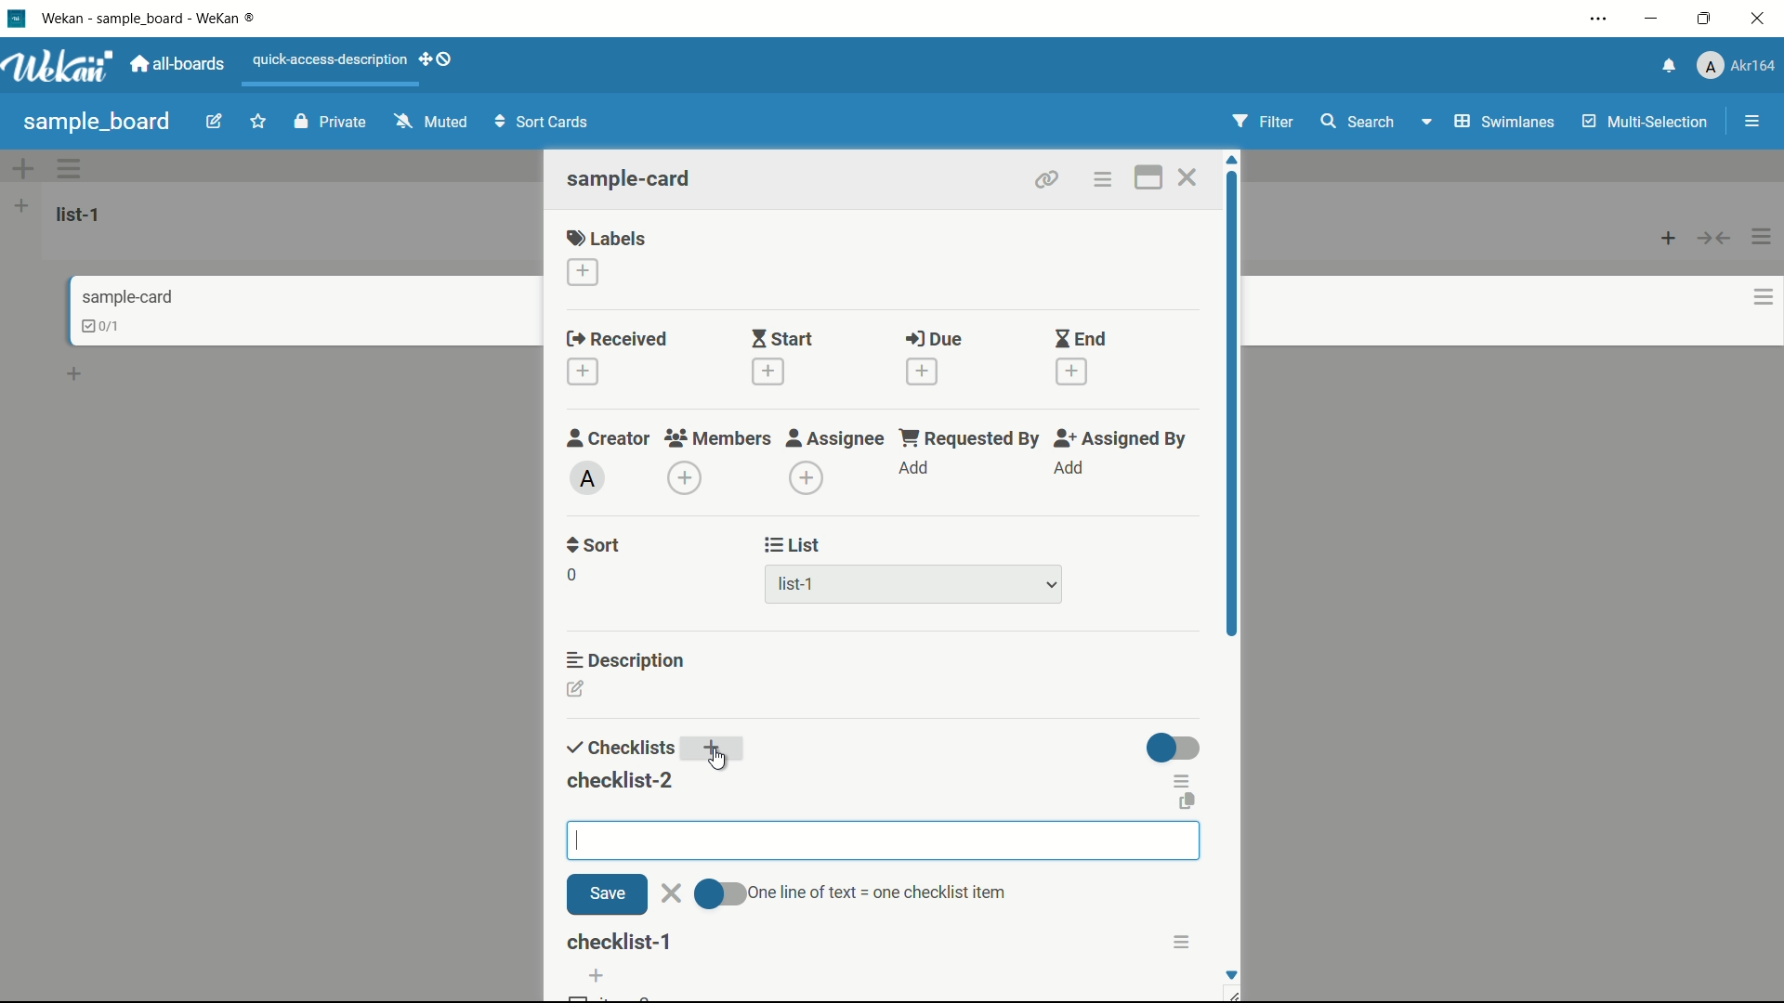  What do you see at coordinates (21, 168) in the screenshot?
I see `add swimlane` at bounding box center [21, 168].